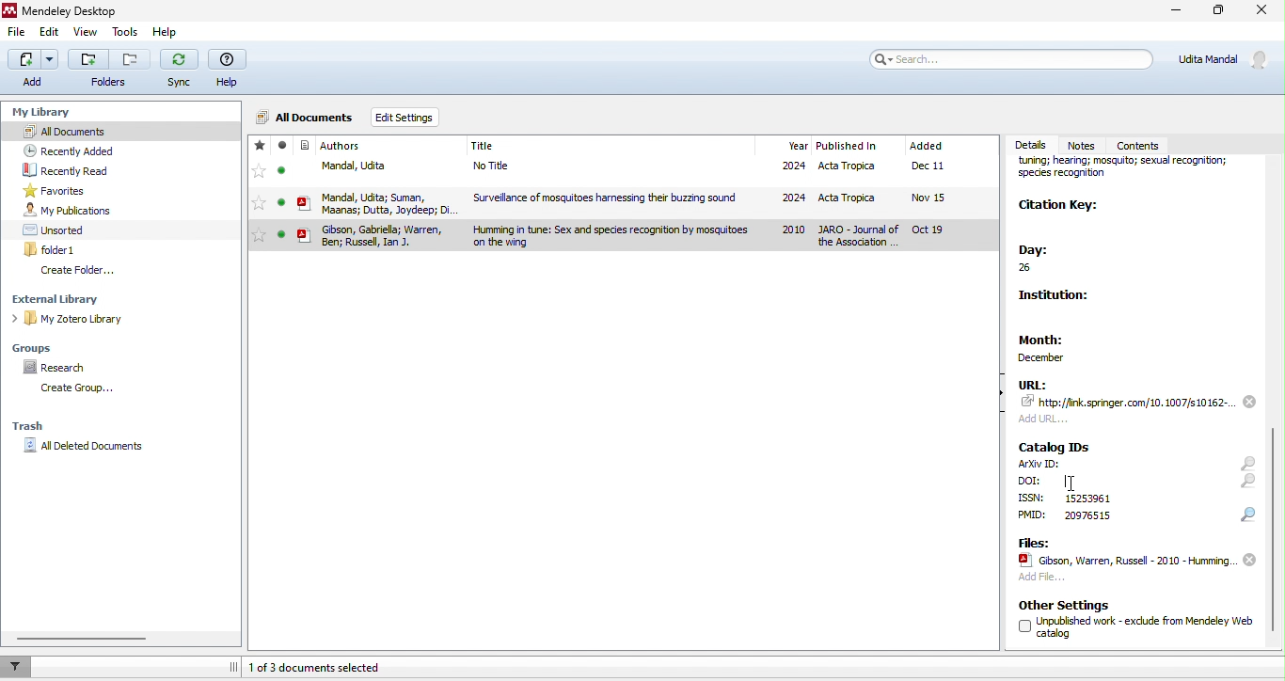 Image resolution: width=1285 pixels, height=681 pixels. What do you see at coordinates (1218, 13) in the screenshot?
I see `maximize` at bounding box center [1218, 13].